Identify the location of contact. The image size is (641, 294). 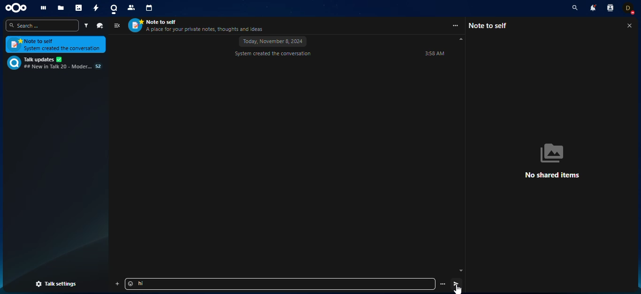
(198, 25).